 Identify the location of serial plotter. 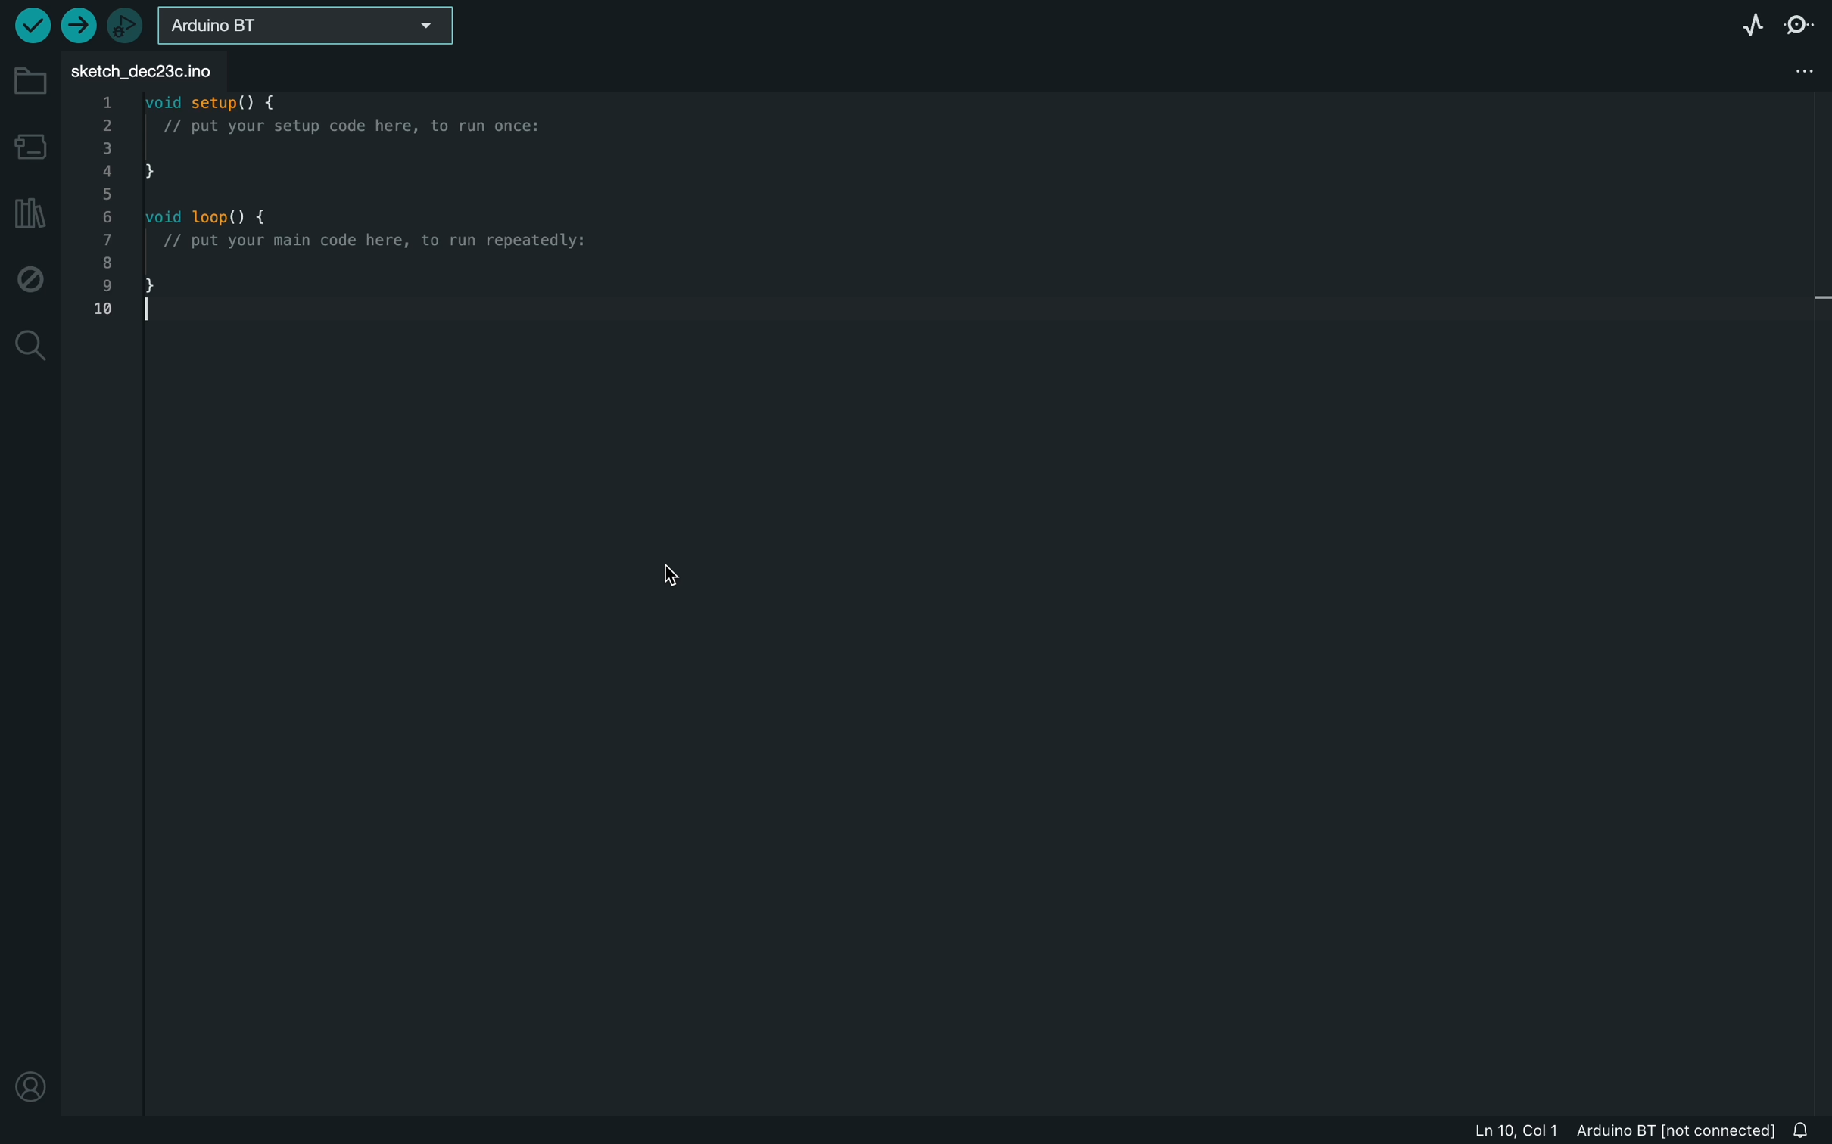
(1742, 22).